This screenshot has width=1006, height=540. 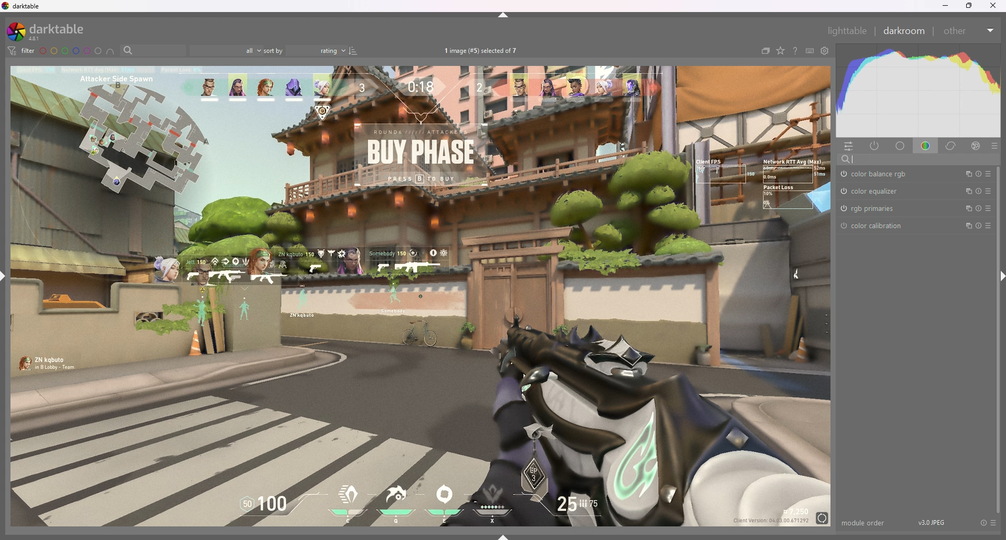 What do you see at coordinates (504, 15) in the screenshot?
I see `hide` at bounding box center [504, 15].